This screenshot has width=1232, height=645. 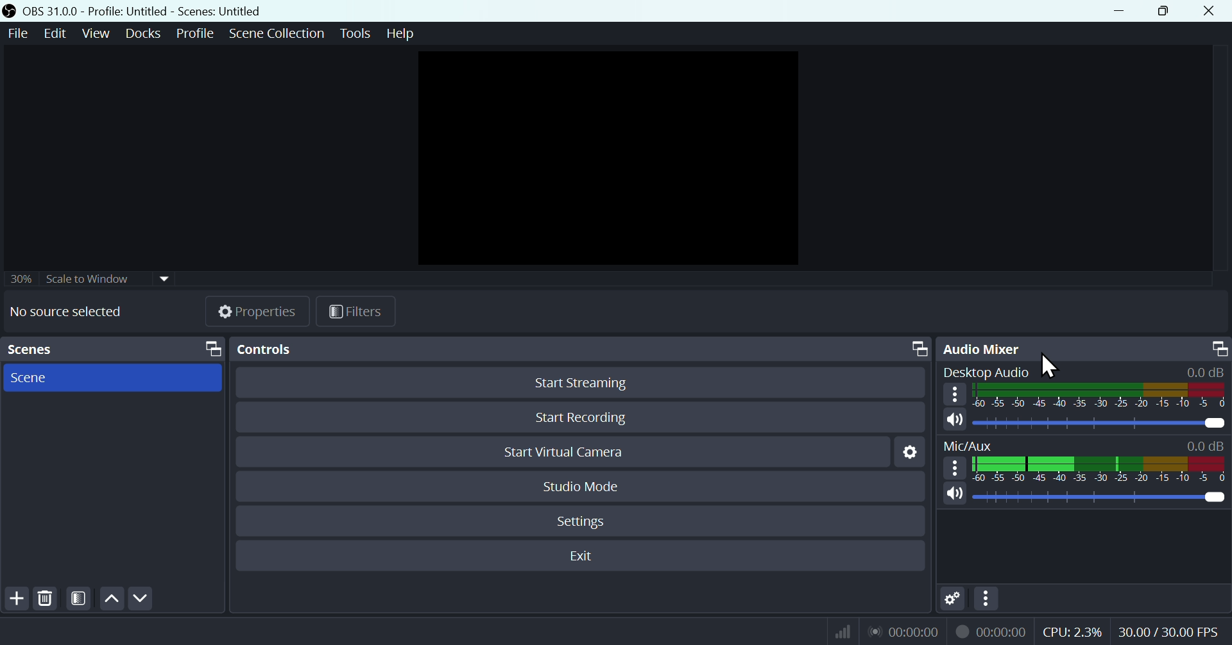 What do you see at coordinates (114, 378) in the screenshot?
I see `scene` at bounding box center [114, 378].